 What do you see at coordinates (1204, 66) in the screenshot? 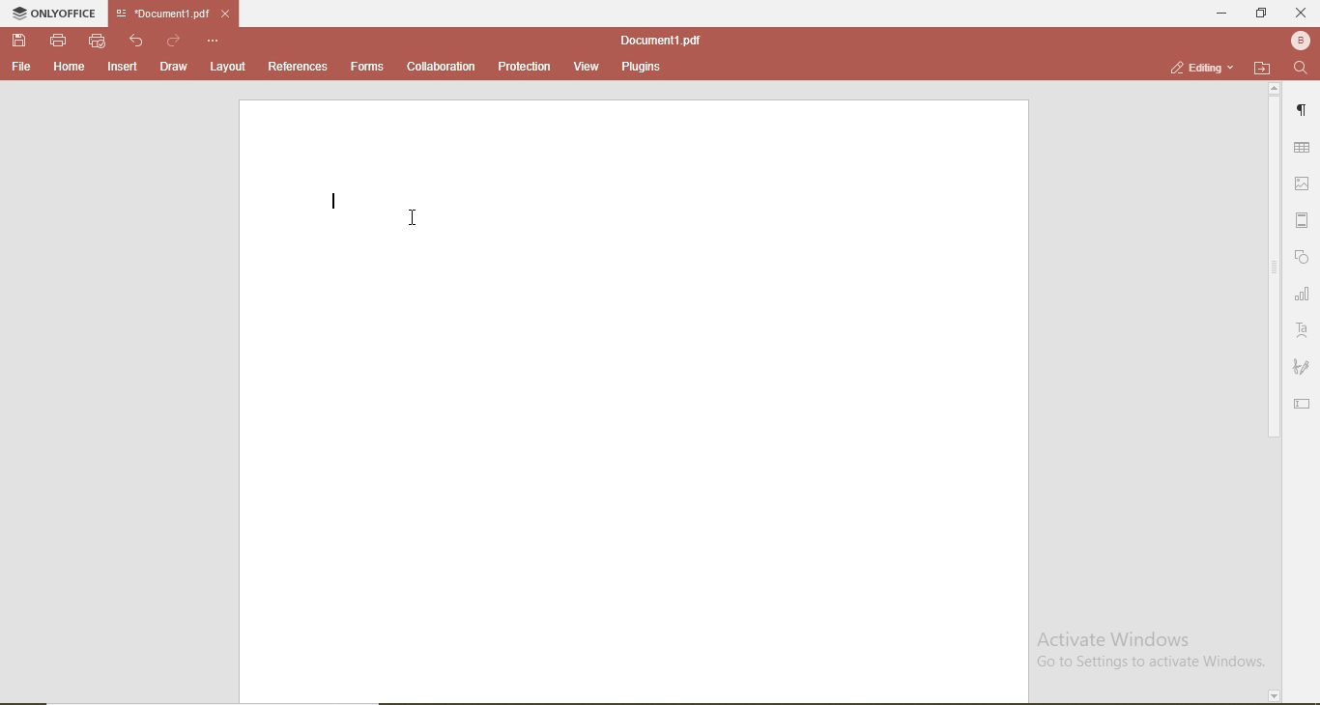
I see `editing` at bounding box center [1204, 66].